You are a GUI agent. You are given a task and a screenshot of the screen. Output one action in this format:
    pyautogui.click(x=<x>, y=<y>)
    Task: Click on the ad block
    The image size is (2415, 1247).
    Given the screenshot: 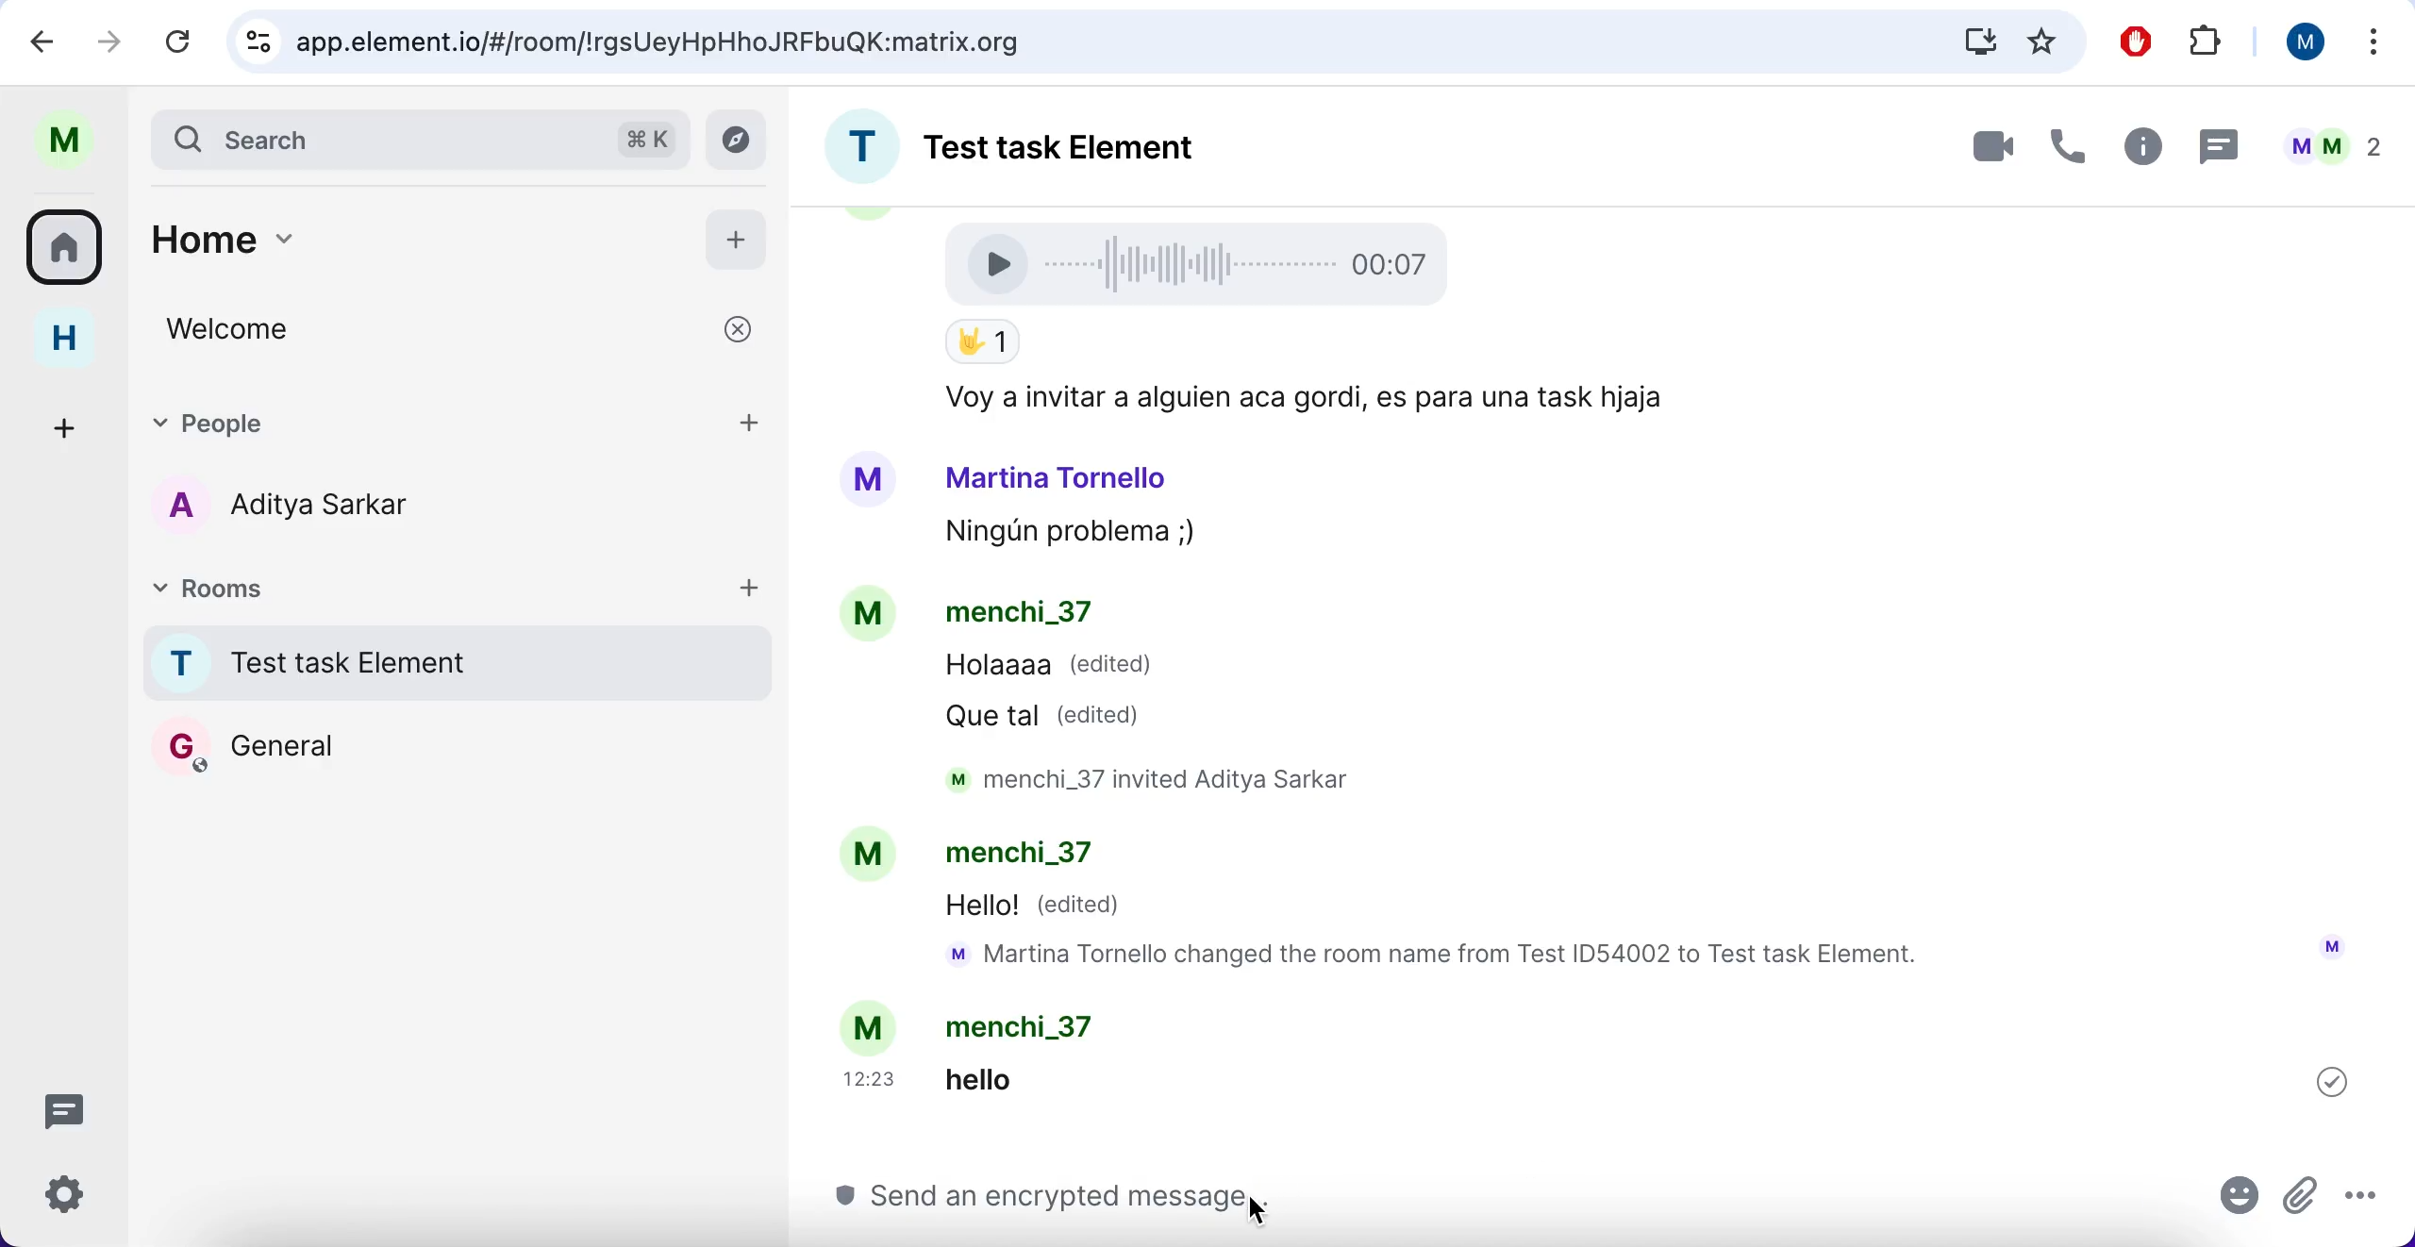 What is the action you would take?
    pyautogui.click(x=2140, y=42)
    